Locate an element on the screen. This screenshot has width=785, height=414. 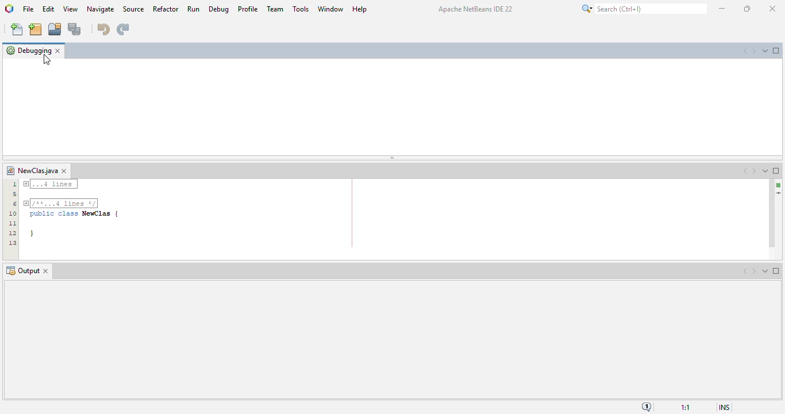
scroll documents right is located at coordinates (754, 171).